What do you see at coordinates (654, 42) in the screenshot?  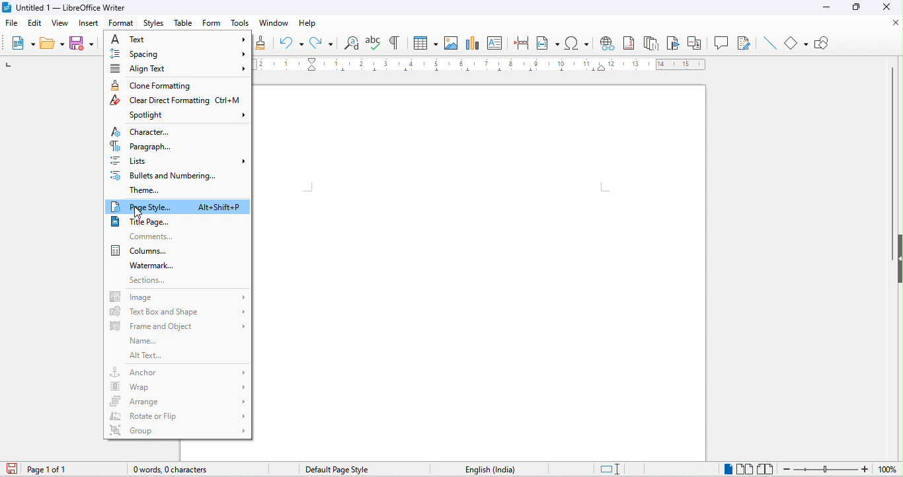 I see `endnote` at bounding box center [654, 42].